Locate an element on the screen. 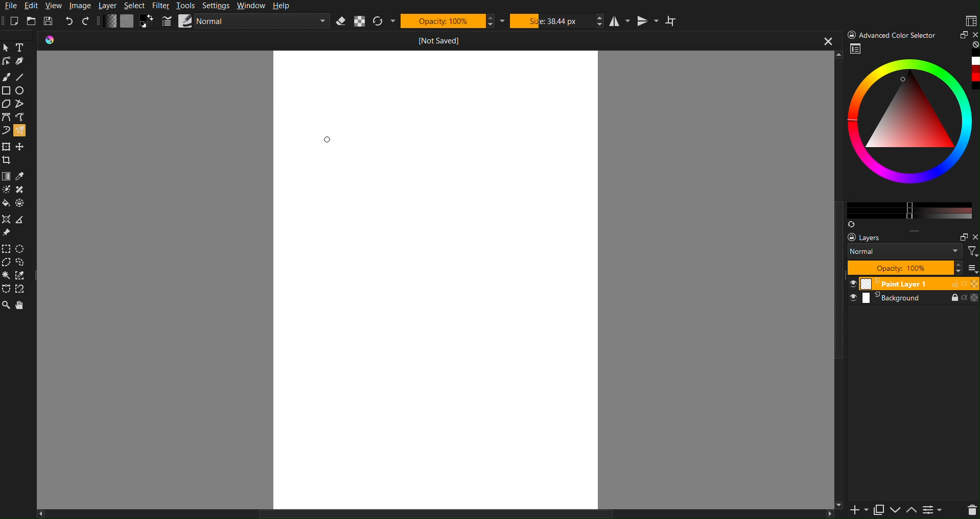 The height and width of the screenshot is (519, 980). Advanced Color Selector is located at coordinates (893, 34).